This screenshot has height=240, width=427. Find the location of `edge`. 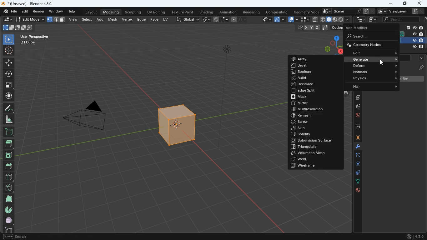

edge is located at coordinates (357, 156).